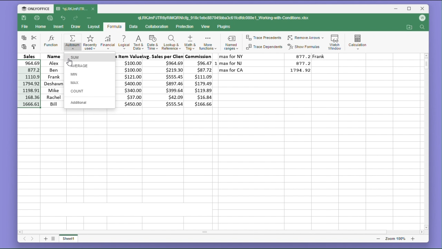 The image size is (442, 249). I want to click on open file location, so click(409, 27).